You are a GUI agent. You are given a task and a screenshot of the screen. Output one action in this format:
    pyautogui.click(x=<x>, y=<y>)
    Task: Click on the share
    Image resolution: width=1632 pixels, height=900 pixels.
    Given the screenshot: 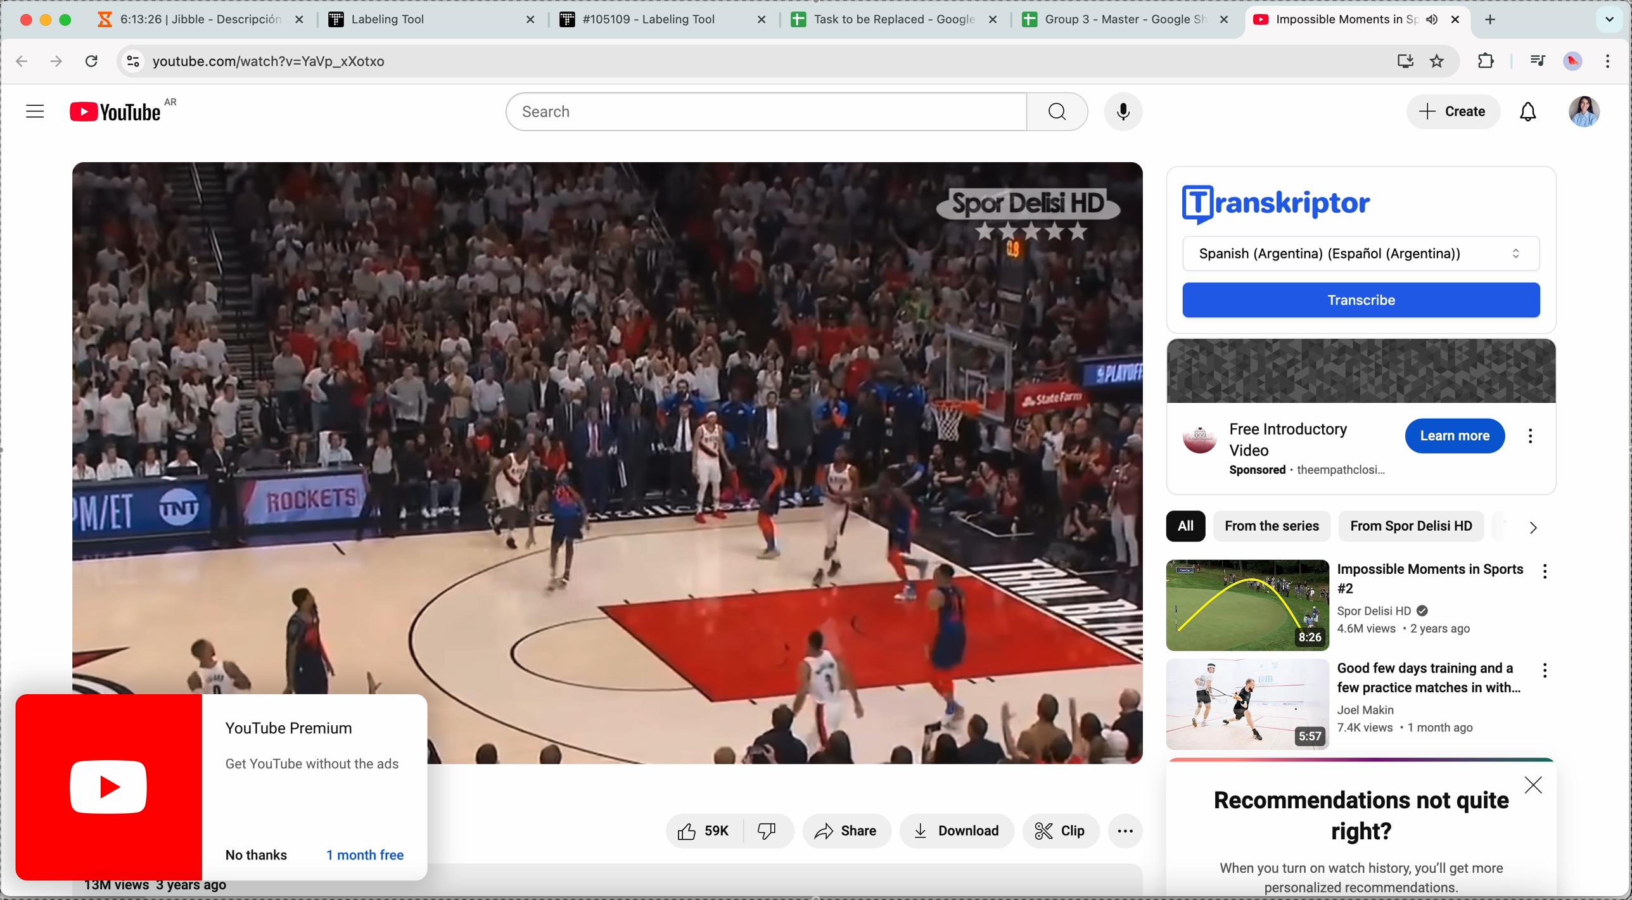 What is the action you would take?
    pyautogui.click(x=846, y=832)
    